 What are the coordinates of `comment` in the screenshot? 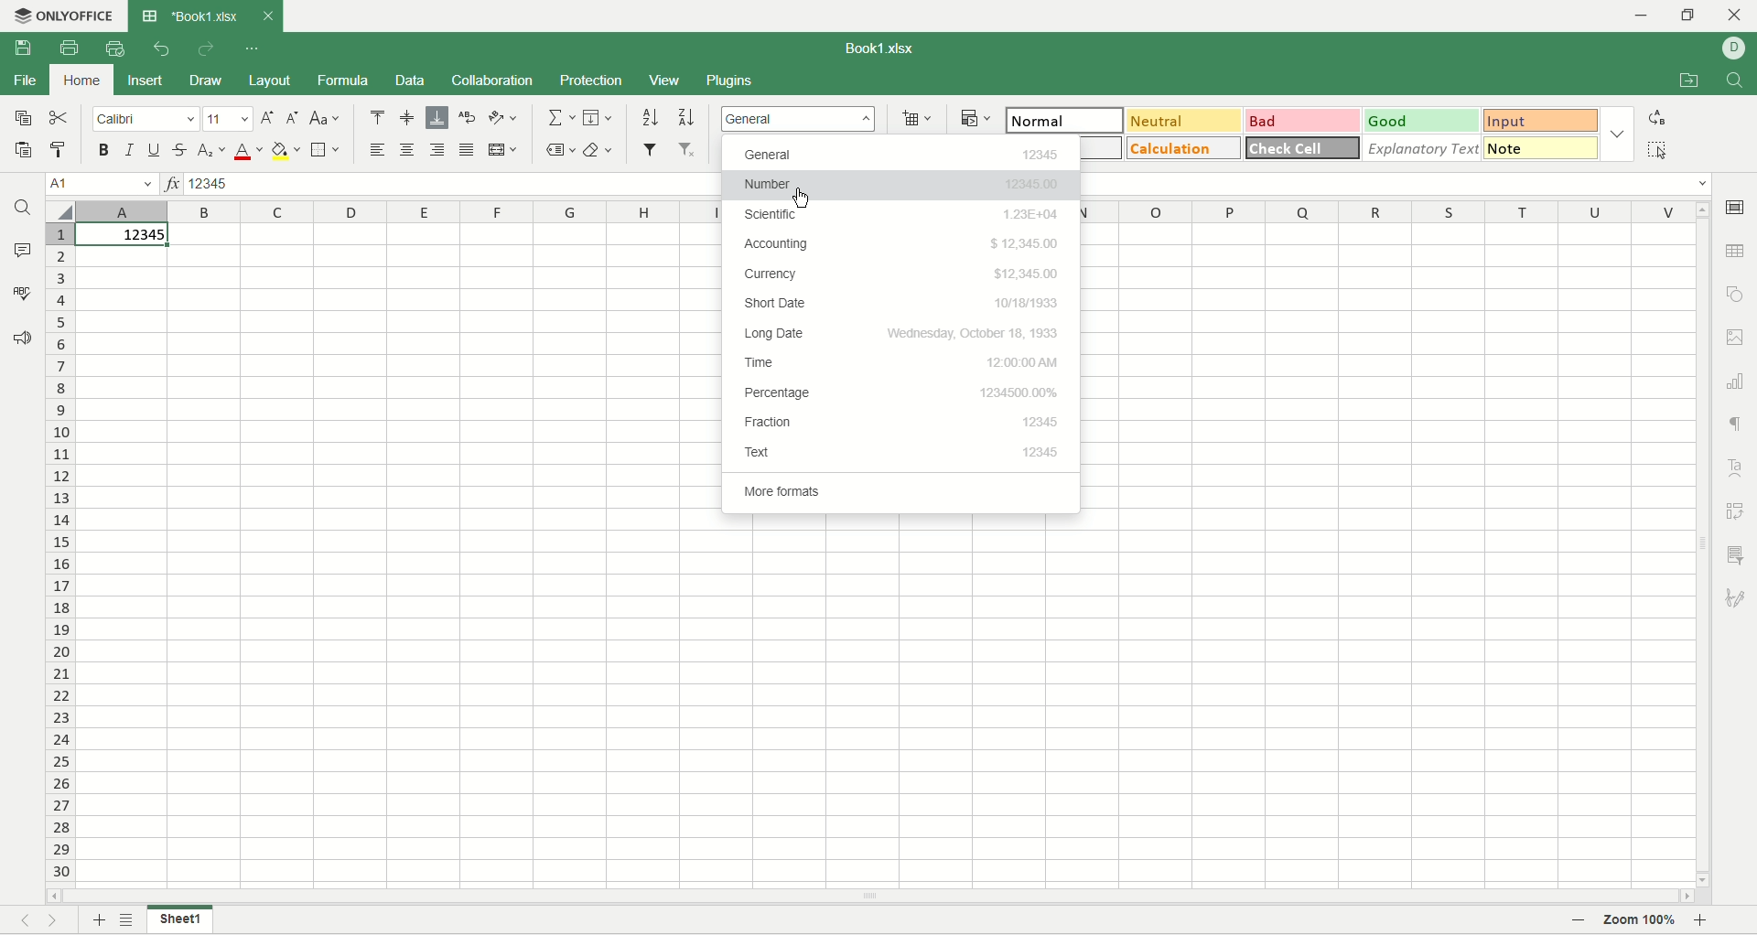 It's located at (23, 251).